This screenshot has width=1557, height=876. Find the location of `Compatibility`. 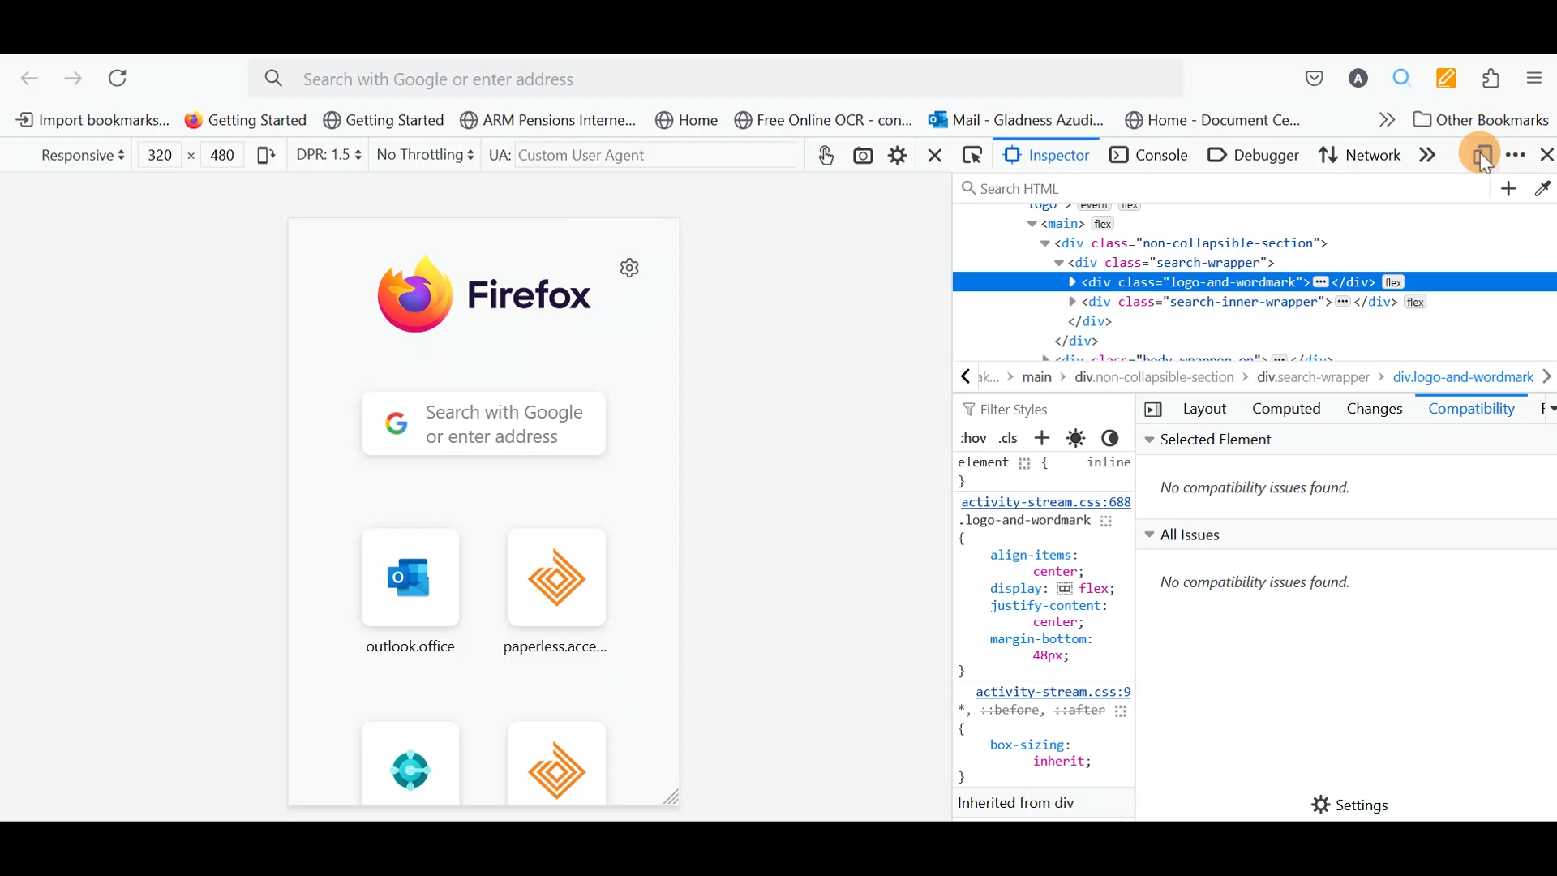

Compatibility is located at coordinates (1472, 412).